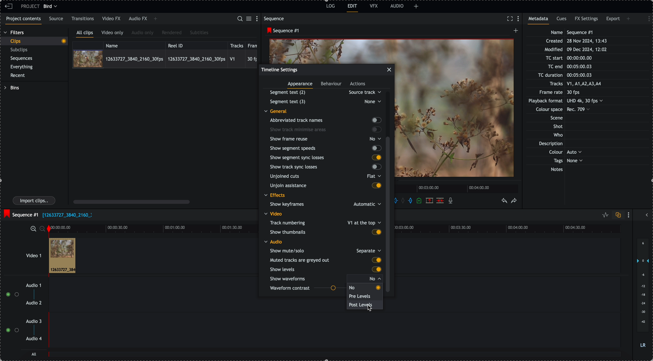  I want to click on rendered, so click(172, 33).